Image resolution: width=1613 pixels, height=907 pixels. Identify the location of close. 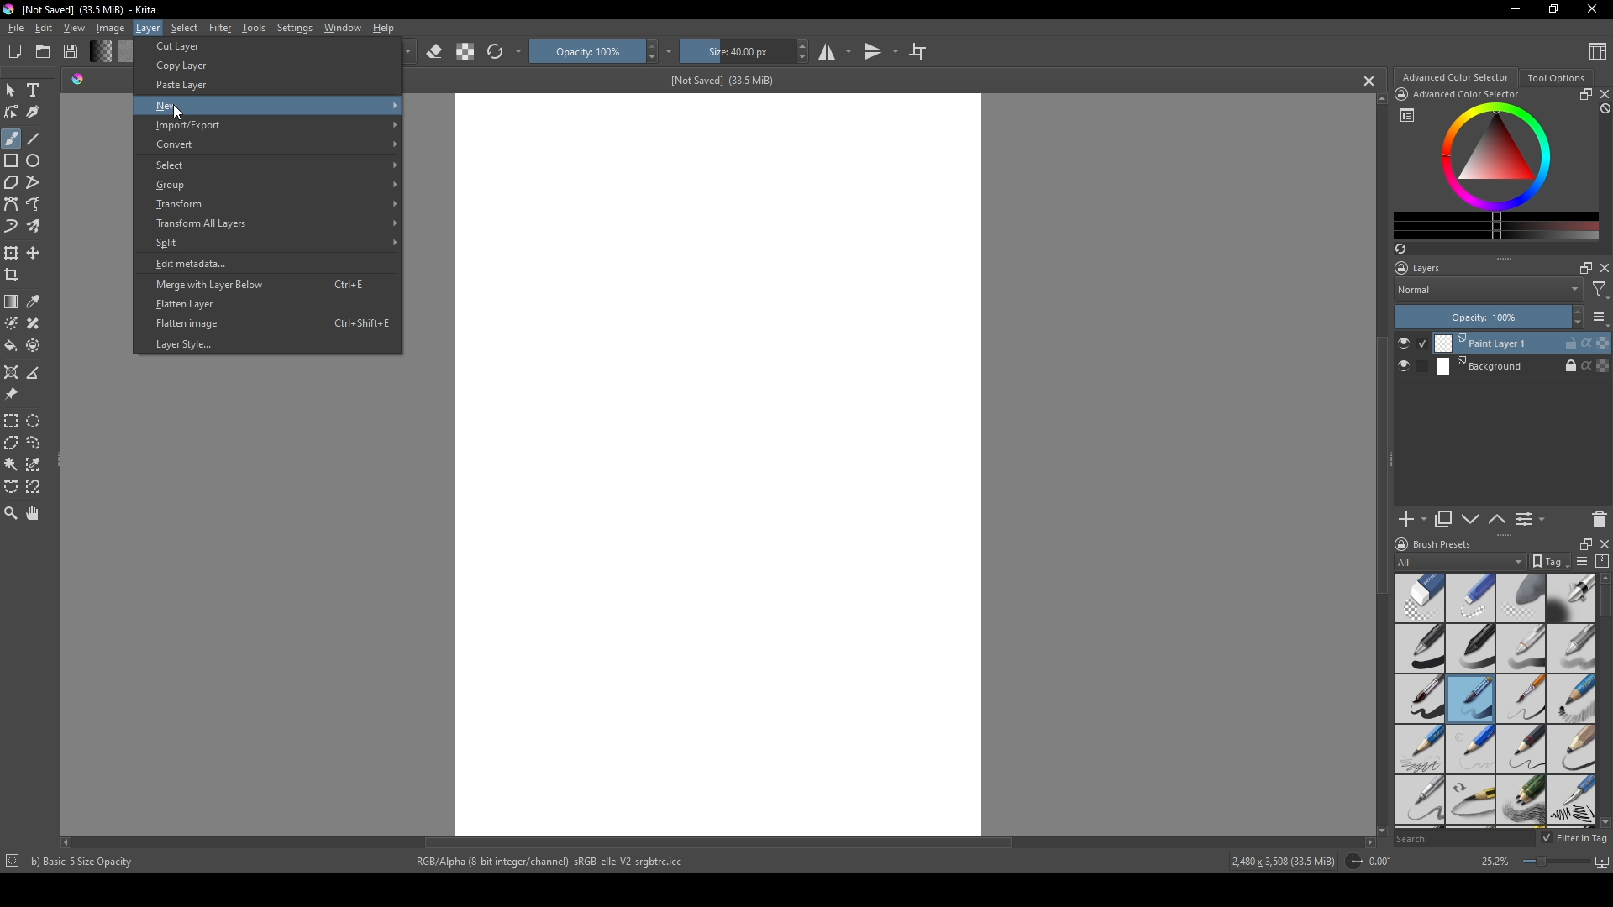
(1603, 94).